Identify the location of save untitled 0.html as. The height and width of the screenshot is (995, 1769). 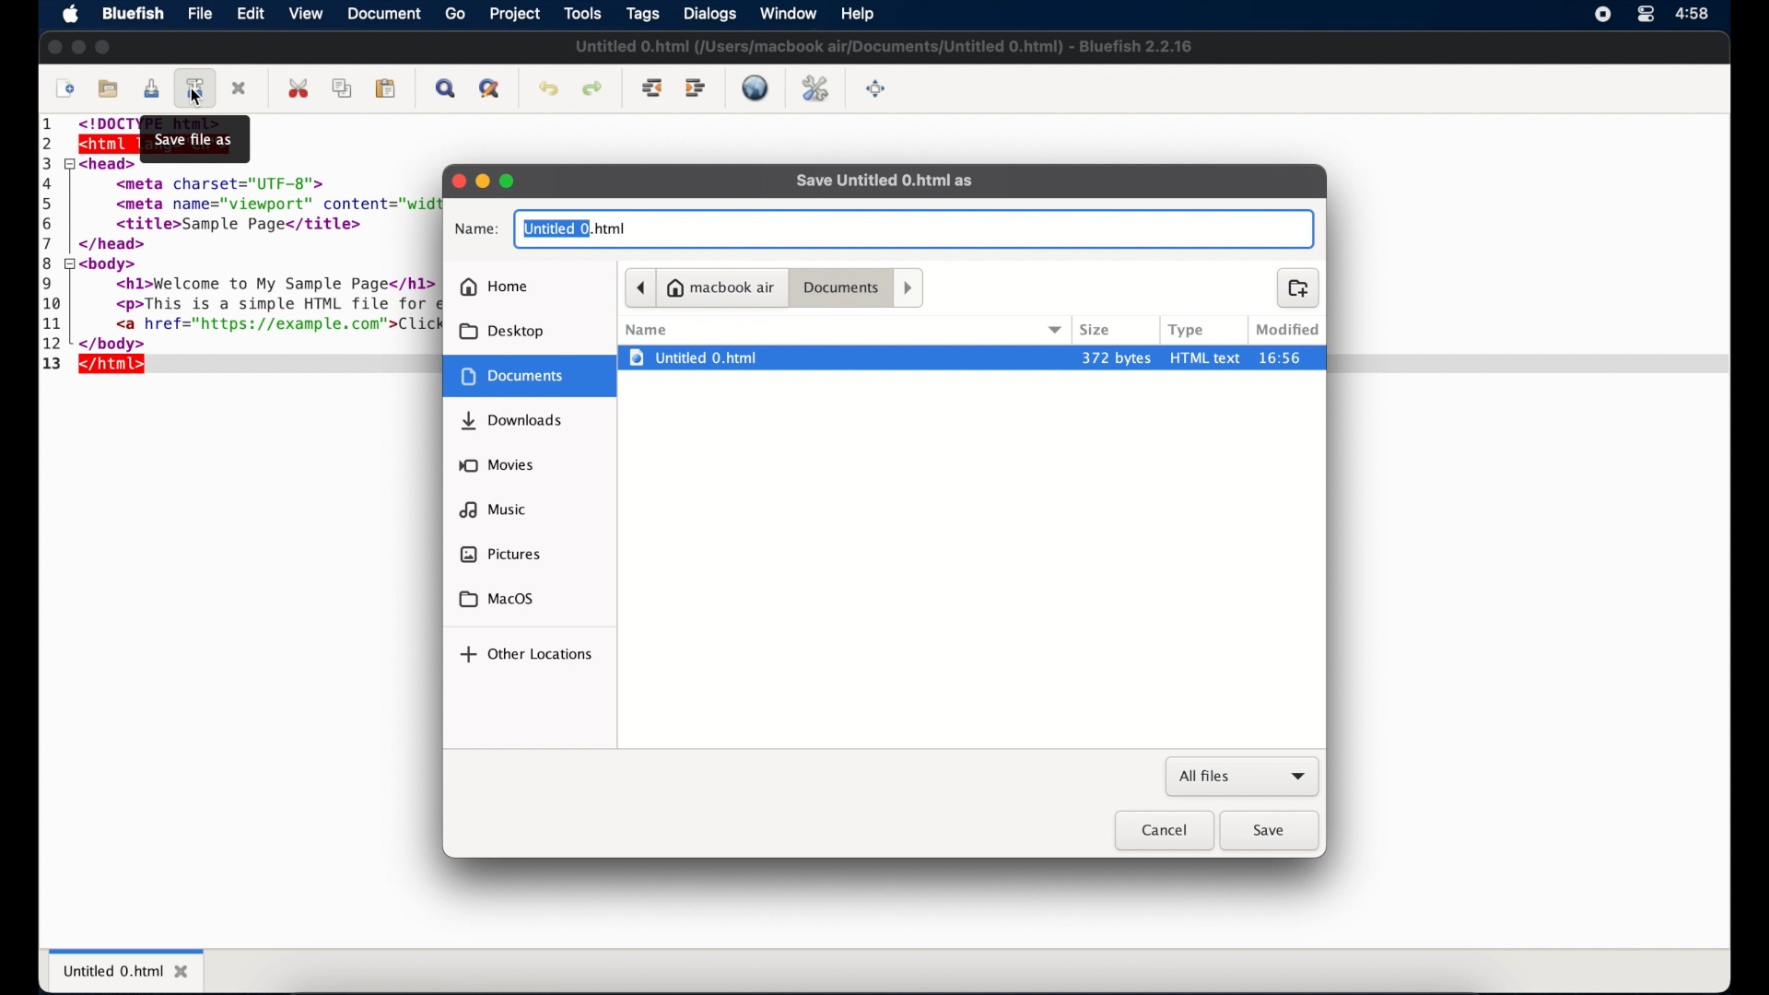
(884, 181).